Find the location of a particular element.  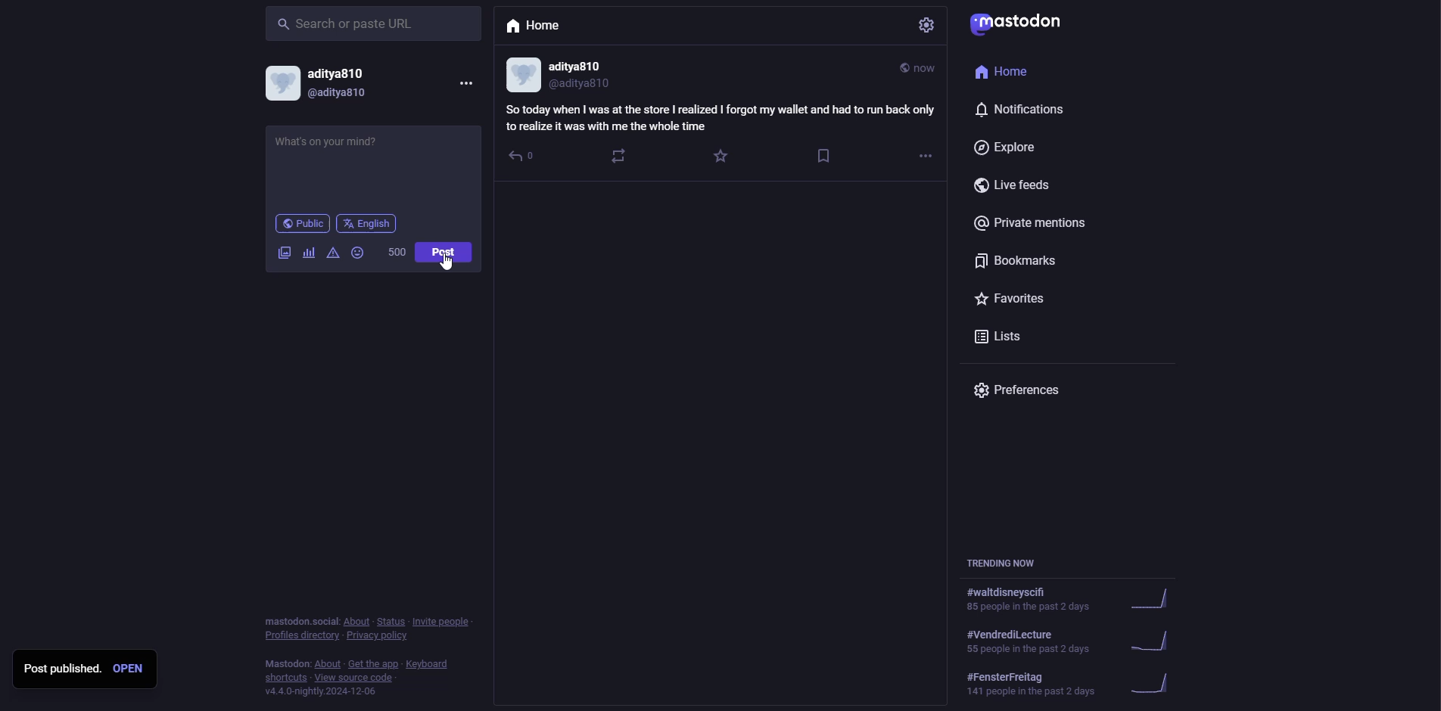

star is located at coordinates (720, 157).